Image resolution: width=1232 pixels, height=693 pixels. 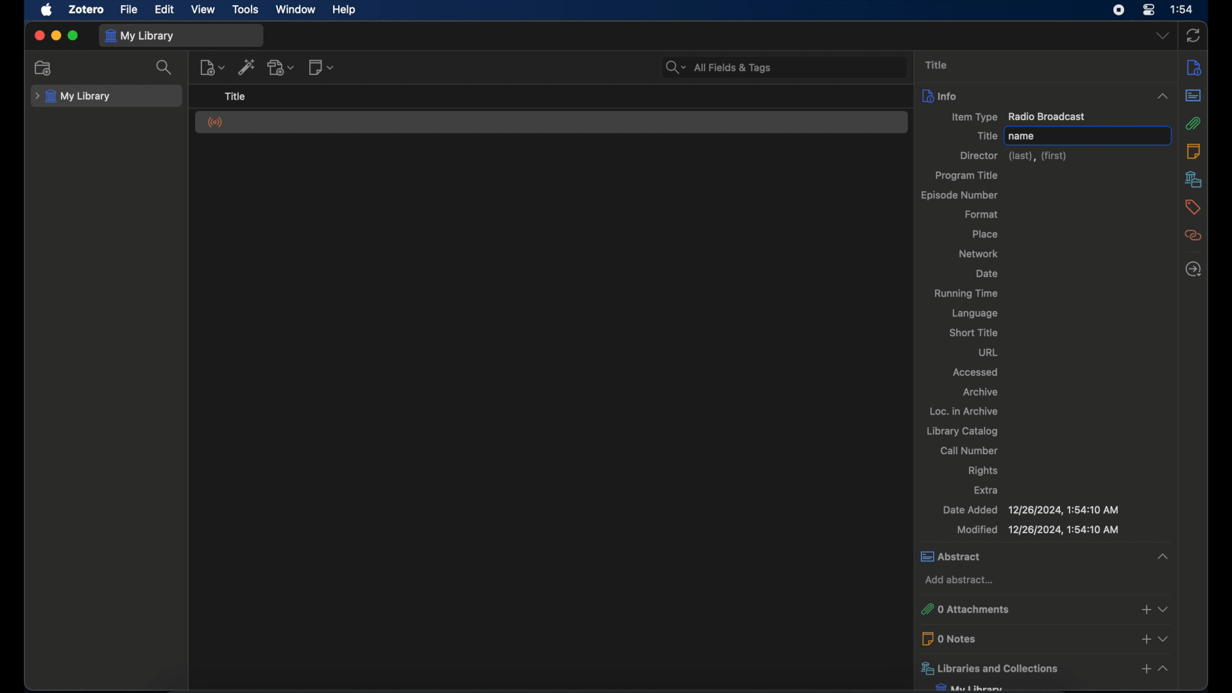 What do you see at coordinates (322, 67) in the screenshot?
I see `new note` at bounding box center [322, 67].